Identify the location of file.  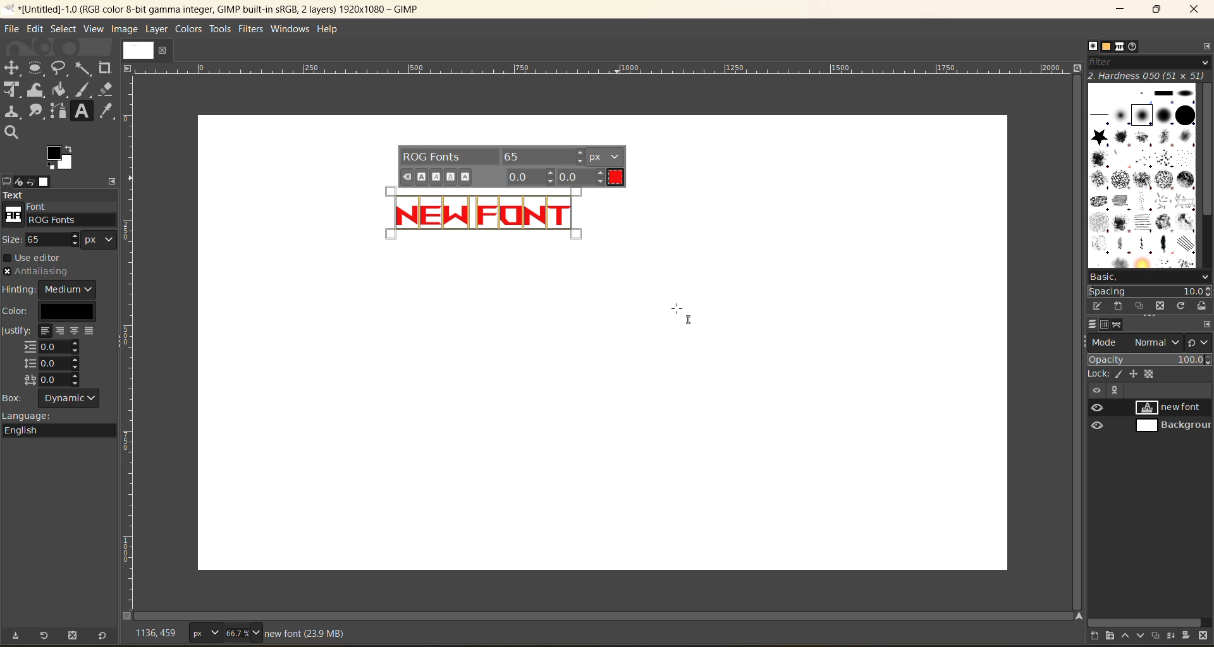
(14, 27).